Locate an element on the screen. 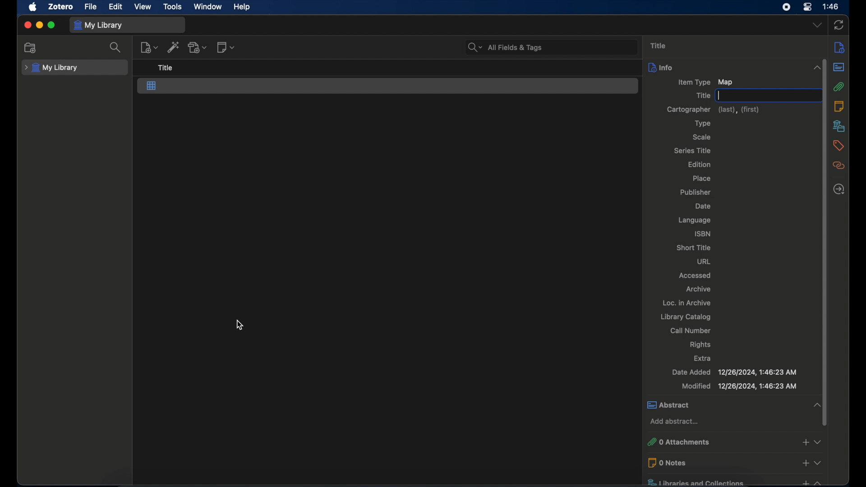 This screenshot has height=487, width=866. sync is located at coordinates (839, 25).